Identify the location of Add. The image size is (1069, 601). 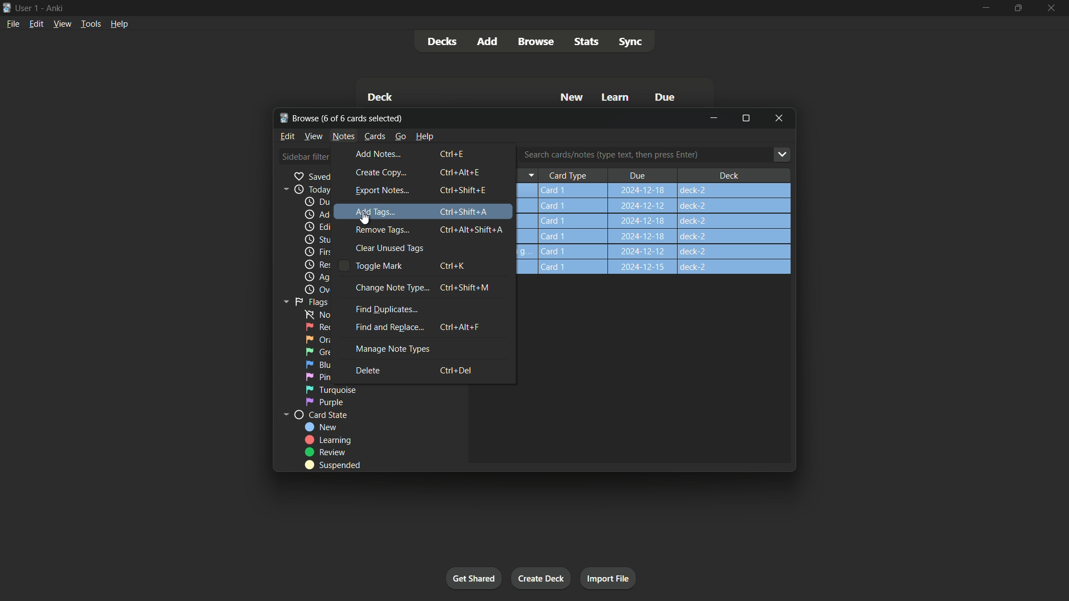
(489, 42).